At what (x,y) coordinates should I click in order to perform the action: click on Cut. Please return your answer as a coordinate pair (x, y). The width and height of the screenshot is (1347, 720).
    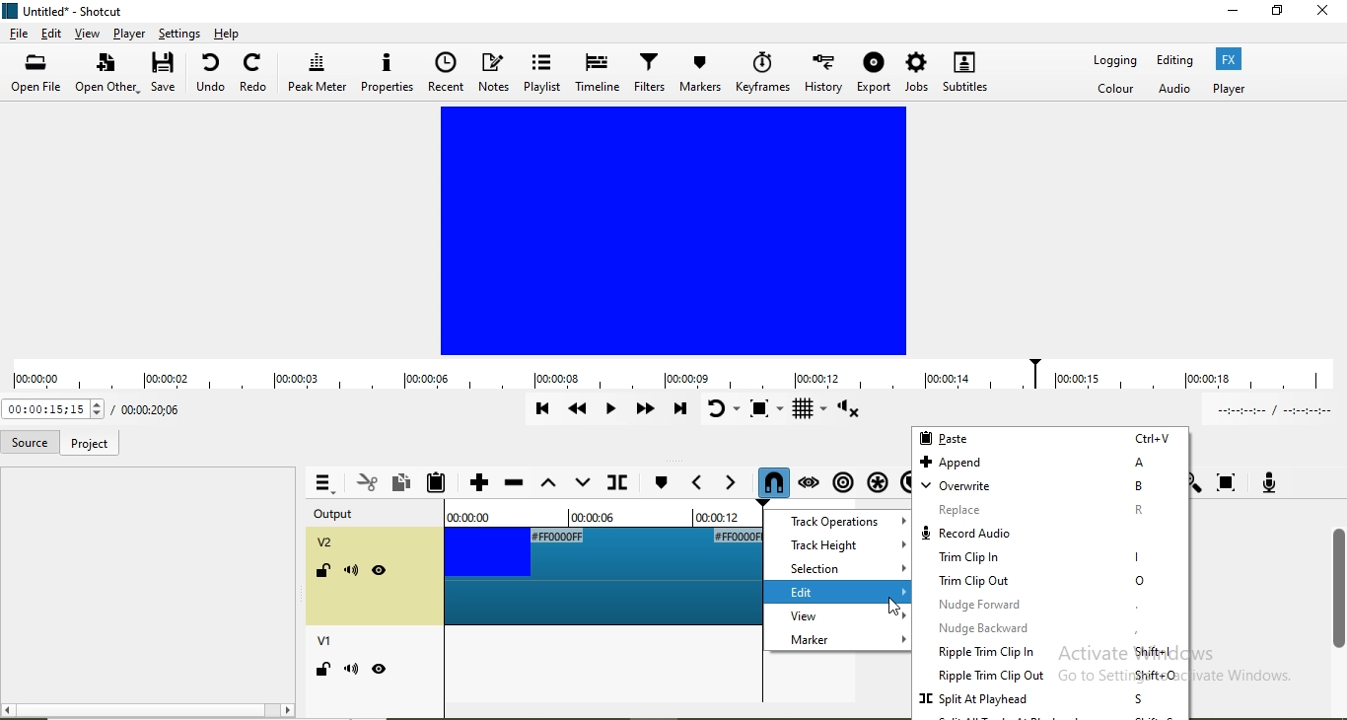
    Looking at the image, I should click on (367, 481).